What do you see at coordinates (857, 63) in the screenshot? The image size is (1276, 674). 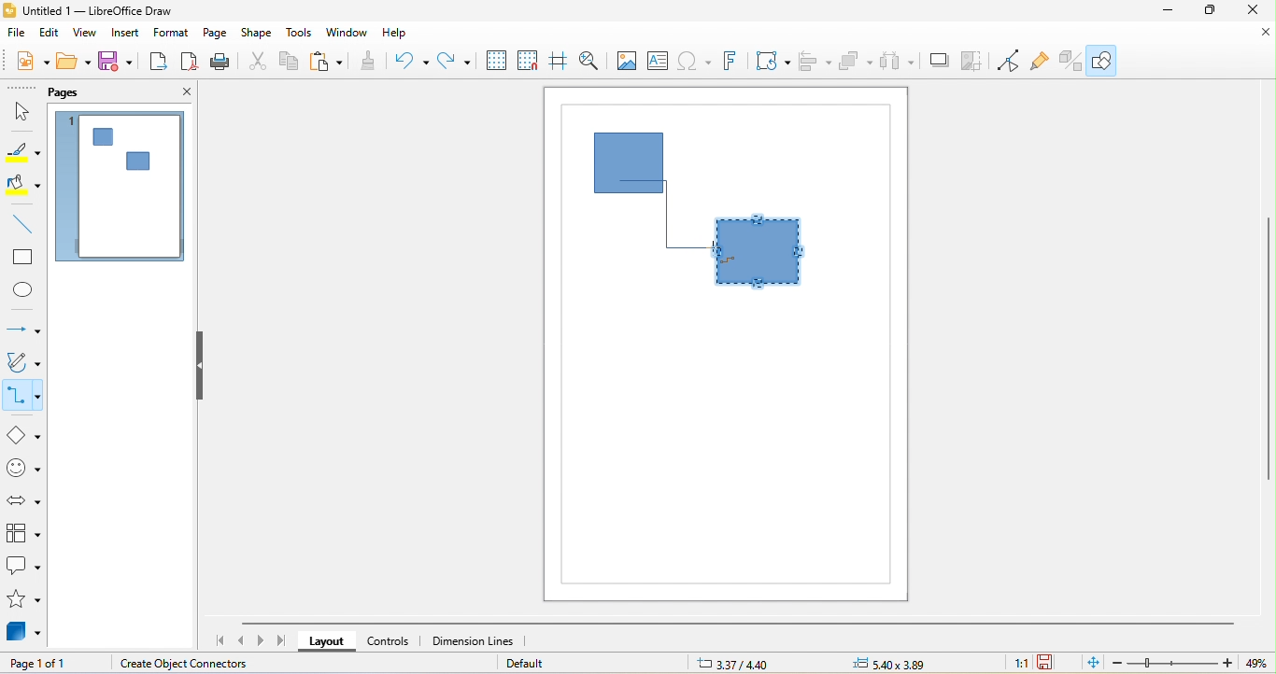 I see `arrange` at bounding box center [857, 63].